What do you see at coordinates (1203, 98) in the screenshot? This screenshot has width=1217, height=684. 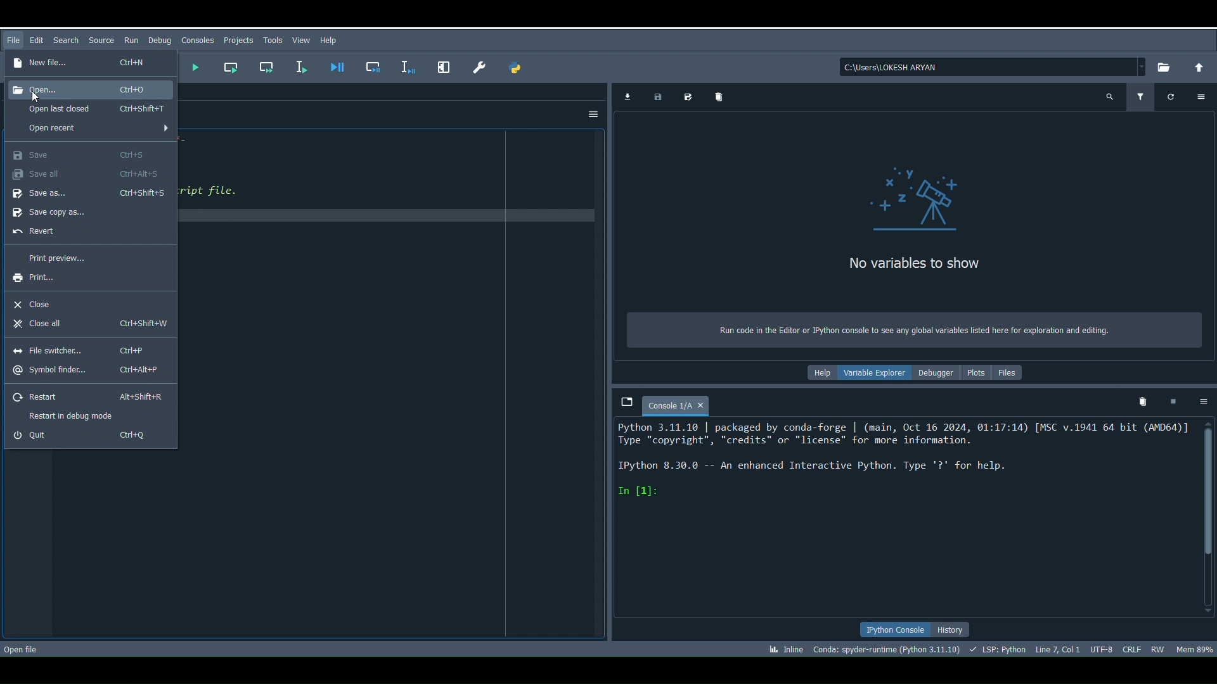 I see `Options` at bounding box center [1203, 98].